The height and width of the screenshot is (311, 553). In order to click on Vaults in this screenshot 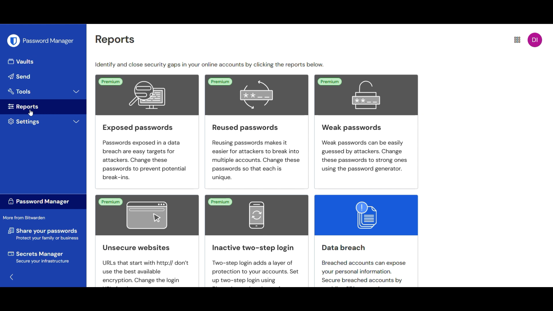, I will do `click(43, 62)`.